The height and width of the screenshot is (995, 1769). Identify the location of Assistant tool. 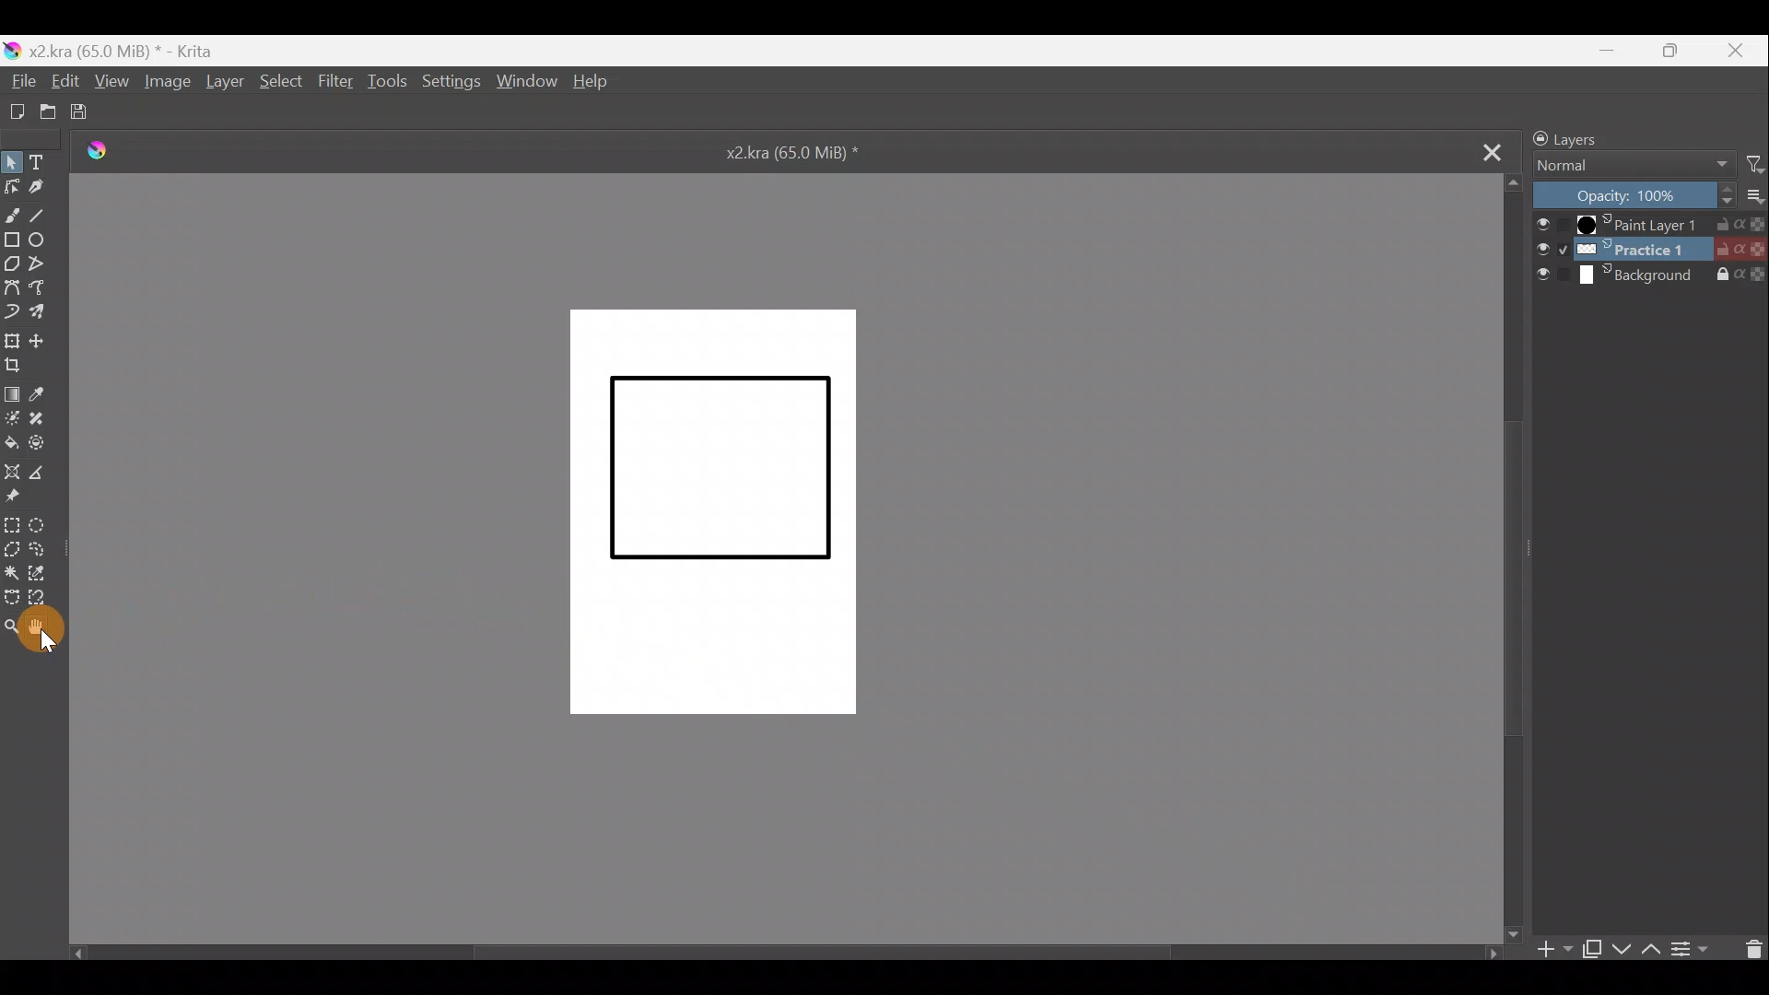
(12, 470).